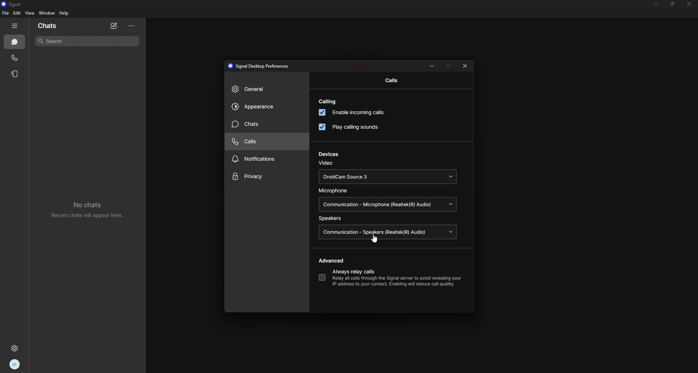  Describe the element at coordinates (47, 13) in the screenshot. I see `window` at that location.